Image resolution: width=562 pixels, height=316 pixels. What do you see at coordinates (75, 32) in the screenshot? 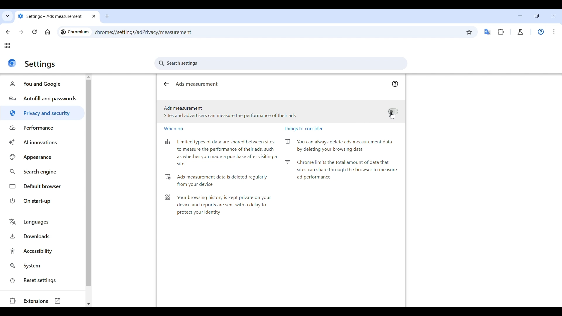
I see `Logo and name of current site` at bounding box center [75, 32].